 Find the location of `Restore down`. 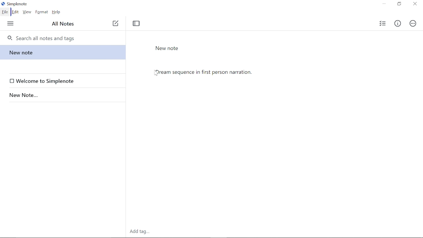

Restore down is located at coordinates (399, 4).